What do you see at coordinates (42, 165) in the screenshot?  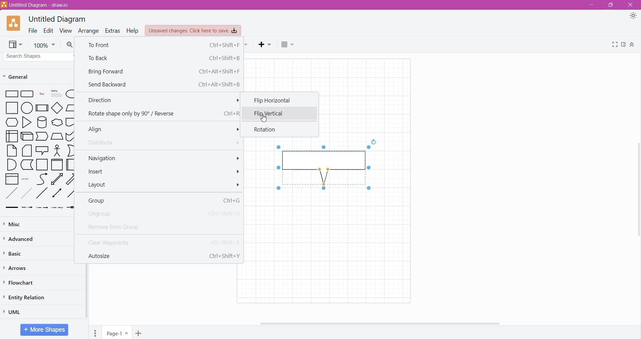 I see `Square ` at bounding box center [42, 165].